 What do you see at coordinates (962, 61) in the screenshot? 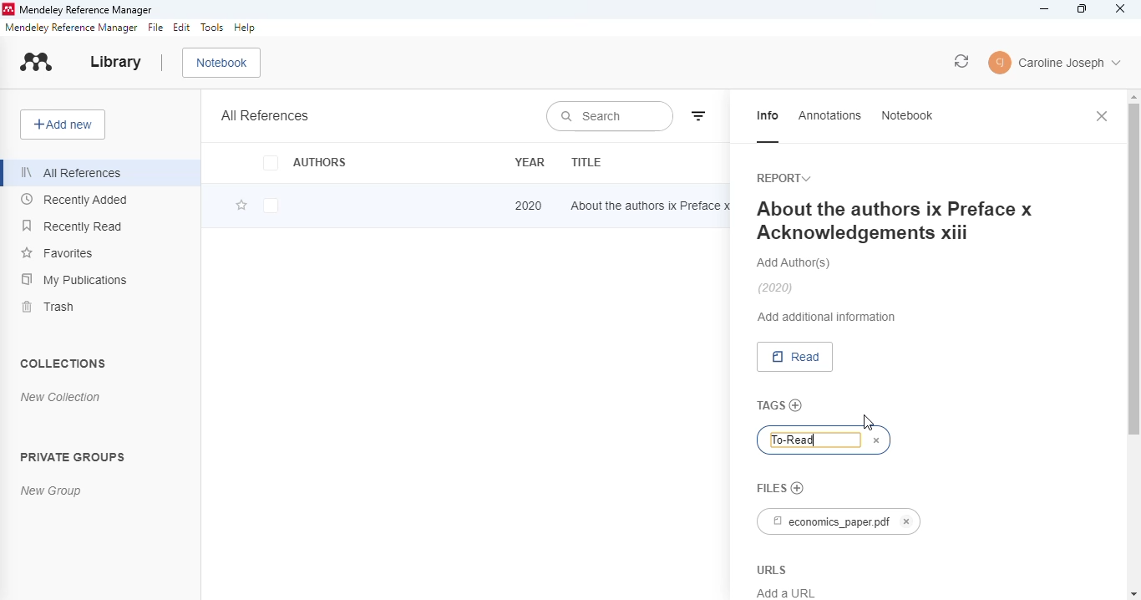
I see `sync` at bounding box center [962, 61].